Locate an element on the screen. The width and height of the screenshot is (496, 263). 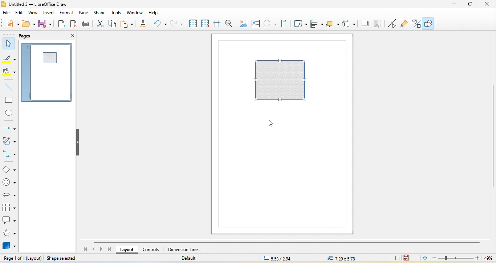
extrusion is located at coordinates (417, 24).